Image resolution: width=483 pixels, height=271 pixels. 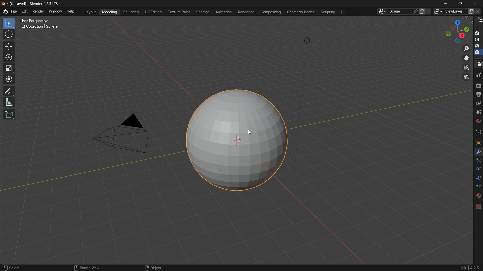 What do you see at coordinates (110, 12) in the screenshot?
I see `modeling menu` at bounding box center [110, 12].